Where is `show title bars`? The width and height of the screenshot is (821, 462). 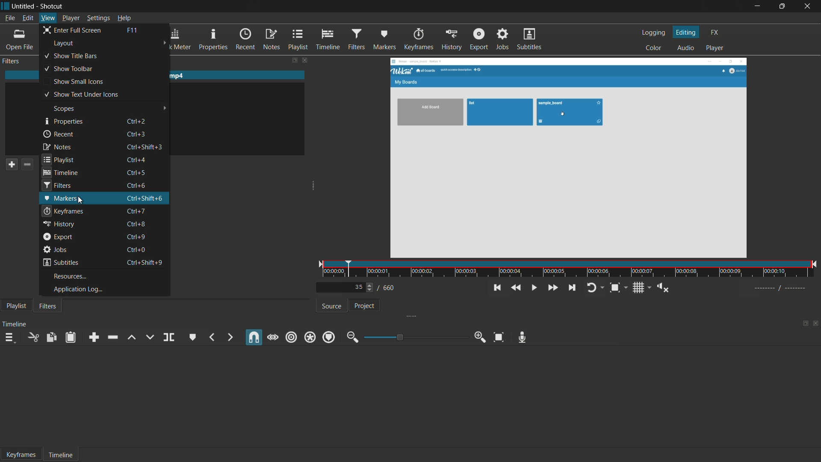
show title bars is located at coordinates (70, 56).